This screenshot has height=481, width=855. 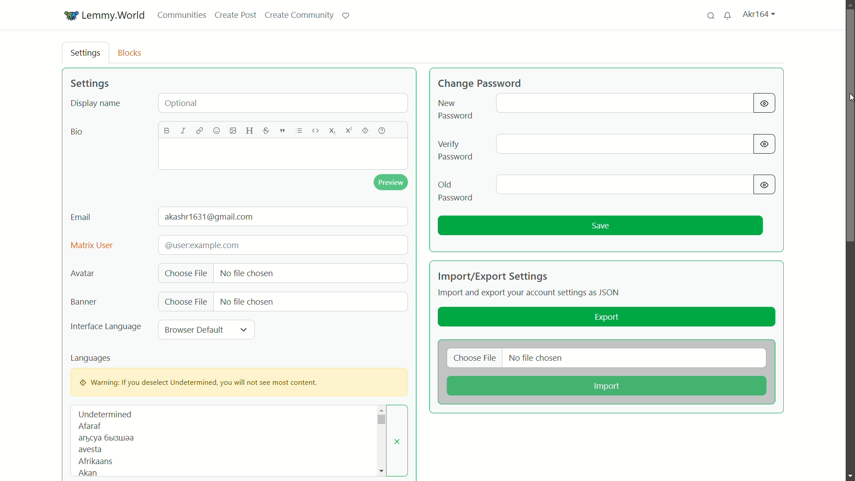 What do you see at coordinates (299, 15) in the screenshot?
I see `create community` at bounding box center [299, 15].